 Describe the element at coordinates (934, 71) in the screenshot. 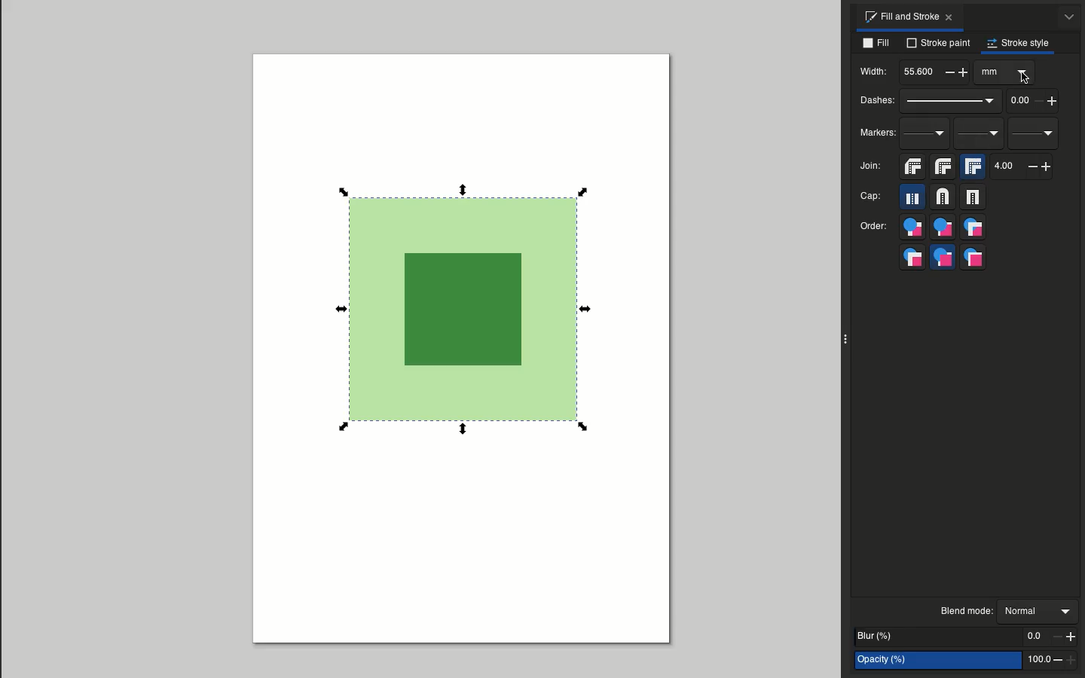

I see `55.6` at that location.